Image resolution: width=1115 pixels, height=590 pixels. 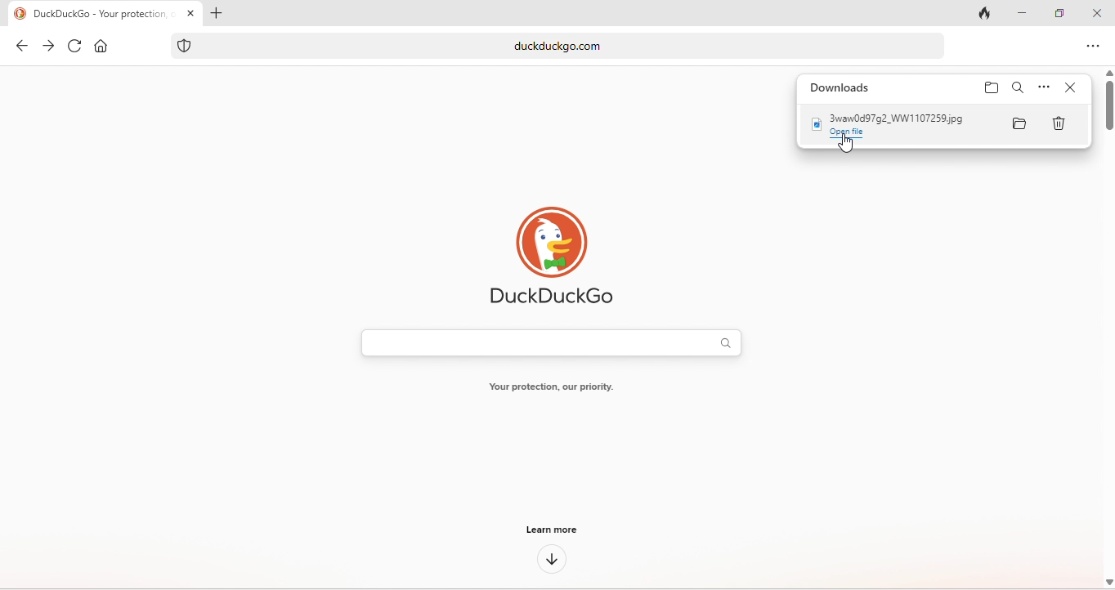 What do you see at coordinates (1062, 125) in the screenshot?
I see `delete` at bounding box center [1062, 125].